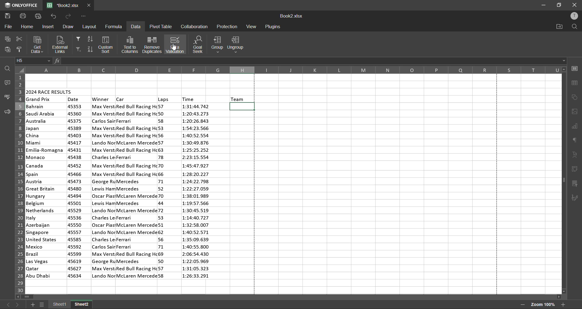 The width and height of the screenshot is (582, 309). What do you see at coordinates (69, 16) in the screenshot?
I see `redo` at bounding box center [69, 16].